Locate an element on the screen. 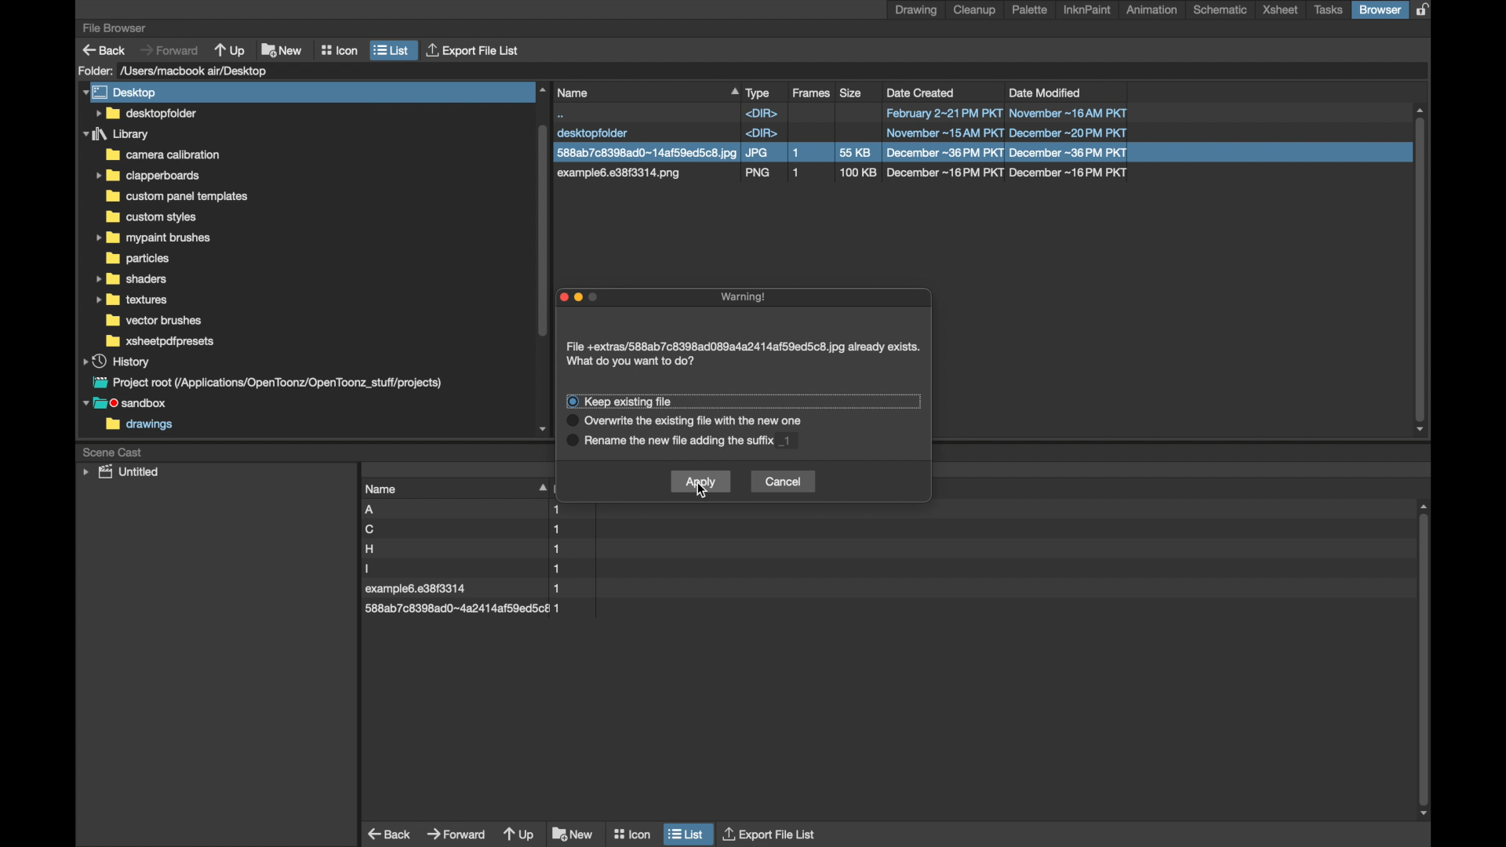  file is located at coordinates (841, 113).